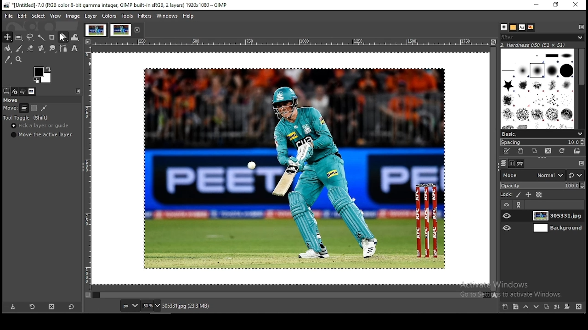 The image size is (588, 330). What do you see at coordinates (23, 16) in the screenshot?
I see `edit` at bounding box center [23, 16].